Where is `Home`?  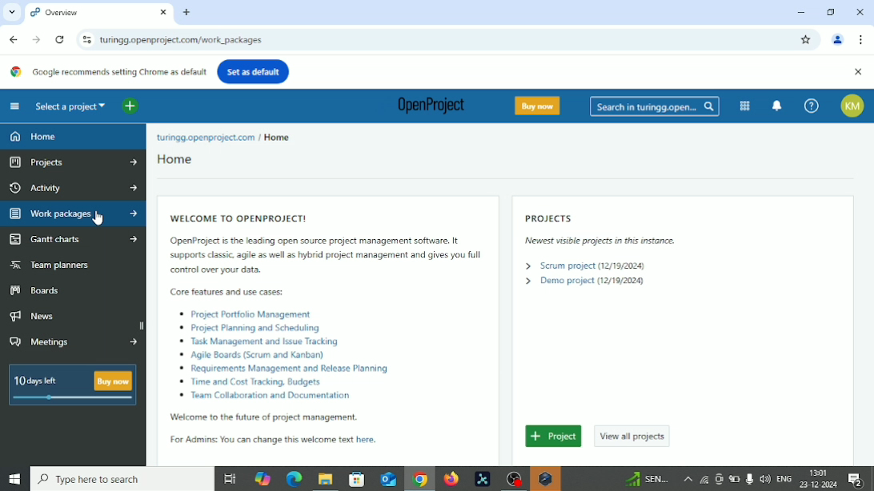 Home is located at coordinates (278, 137).